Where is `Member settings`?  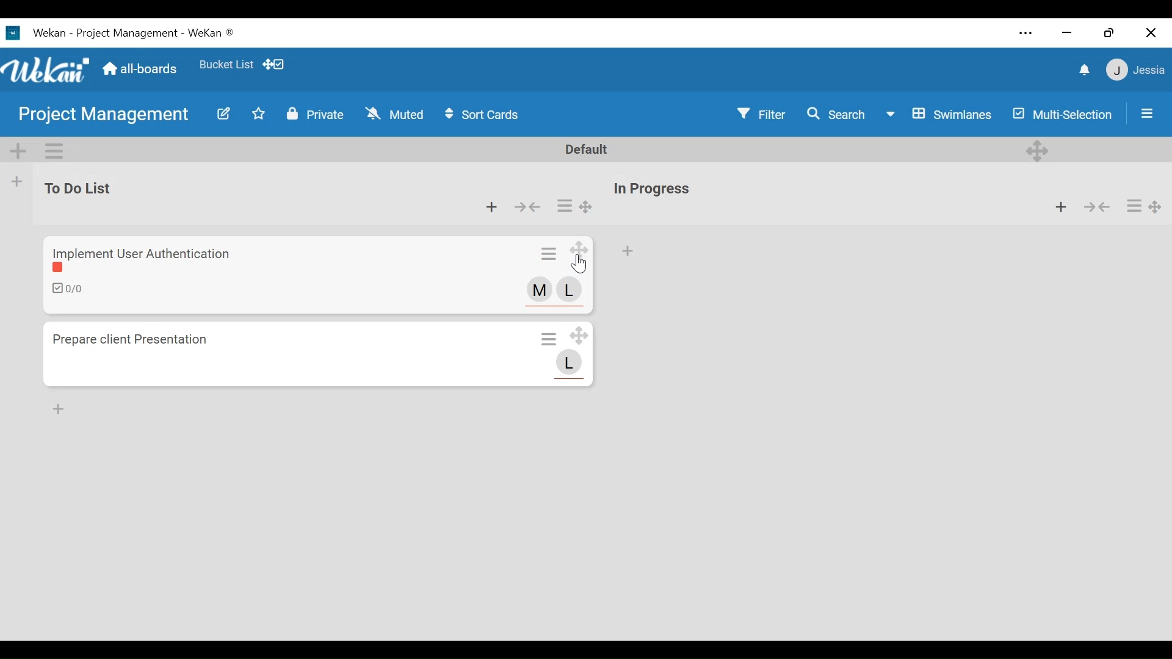
Member settings is located at coordinates (1133, 70).